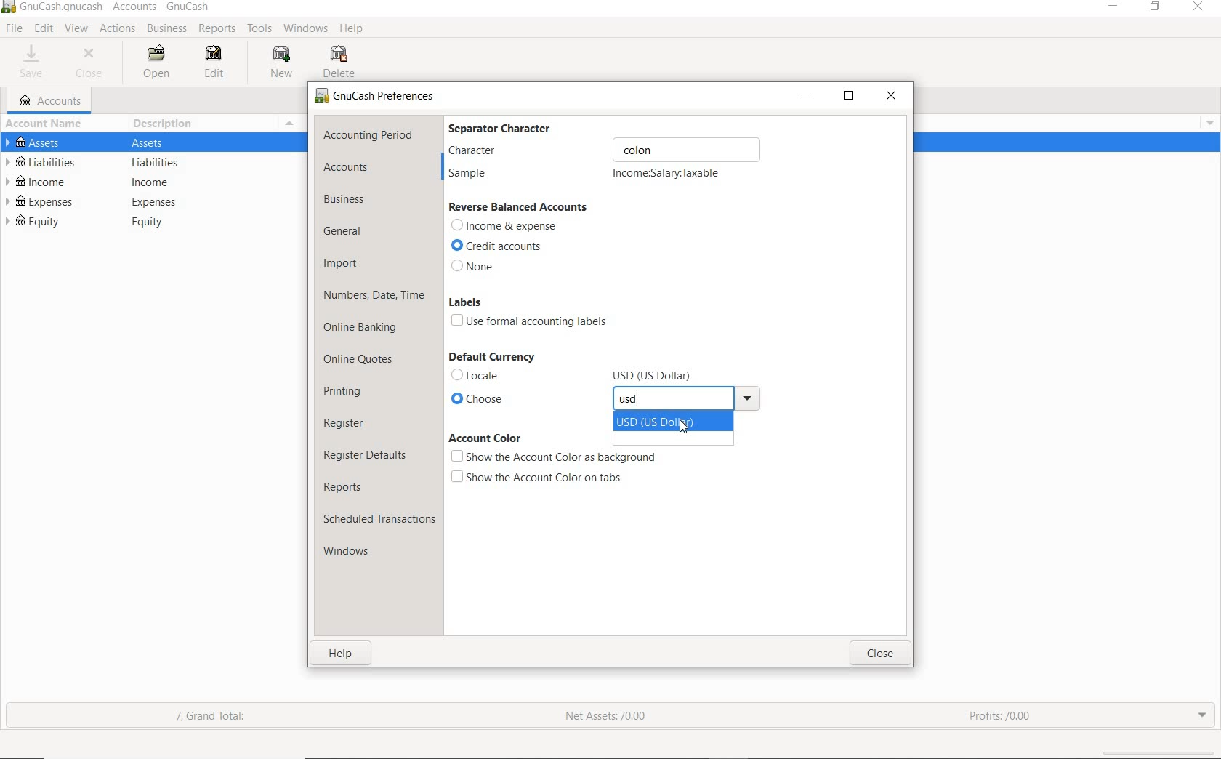  What do you see at coordinates (43, 28) in the screenshot?
I see `EDIT` at bounding box center [43, 28].